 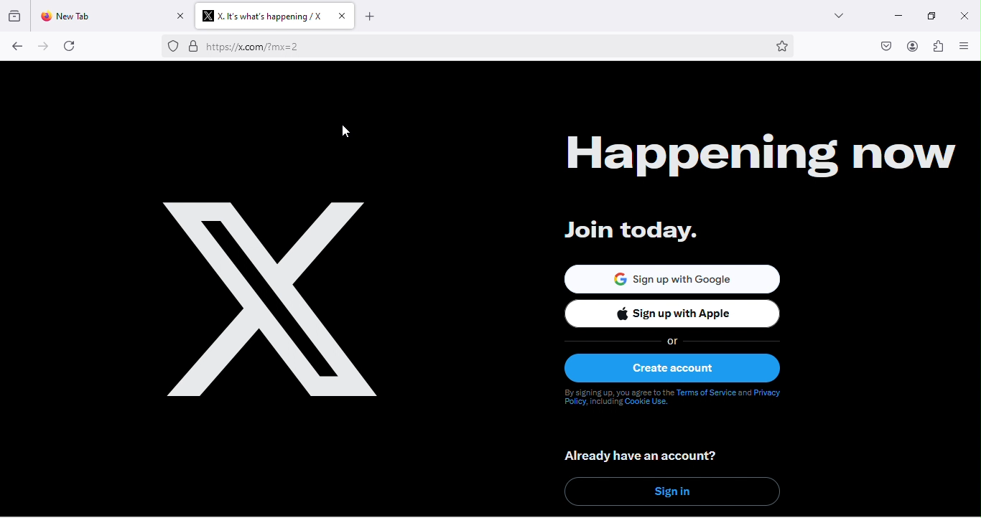 What do you see at coordinates (963, 16) in the screenshot?
I see `close` at bounding box center [963, 16].